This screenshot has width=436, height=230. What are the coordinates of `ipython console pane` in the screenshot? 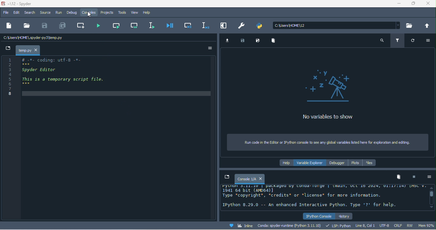 It's located at (323, 197).